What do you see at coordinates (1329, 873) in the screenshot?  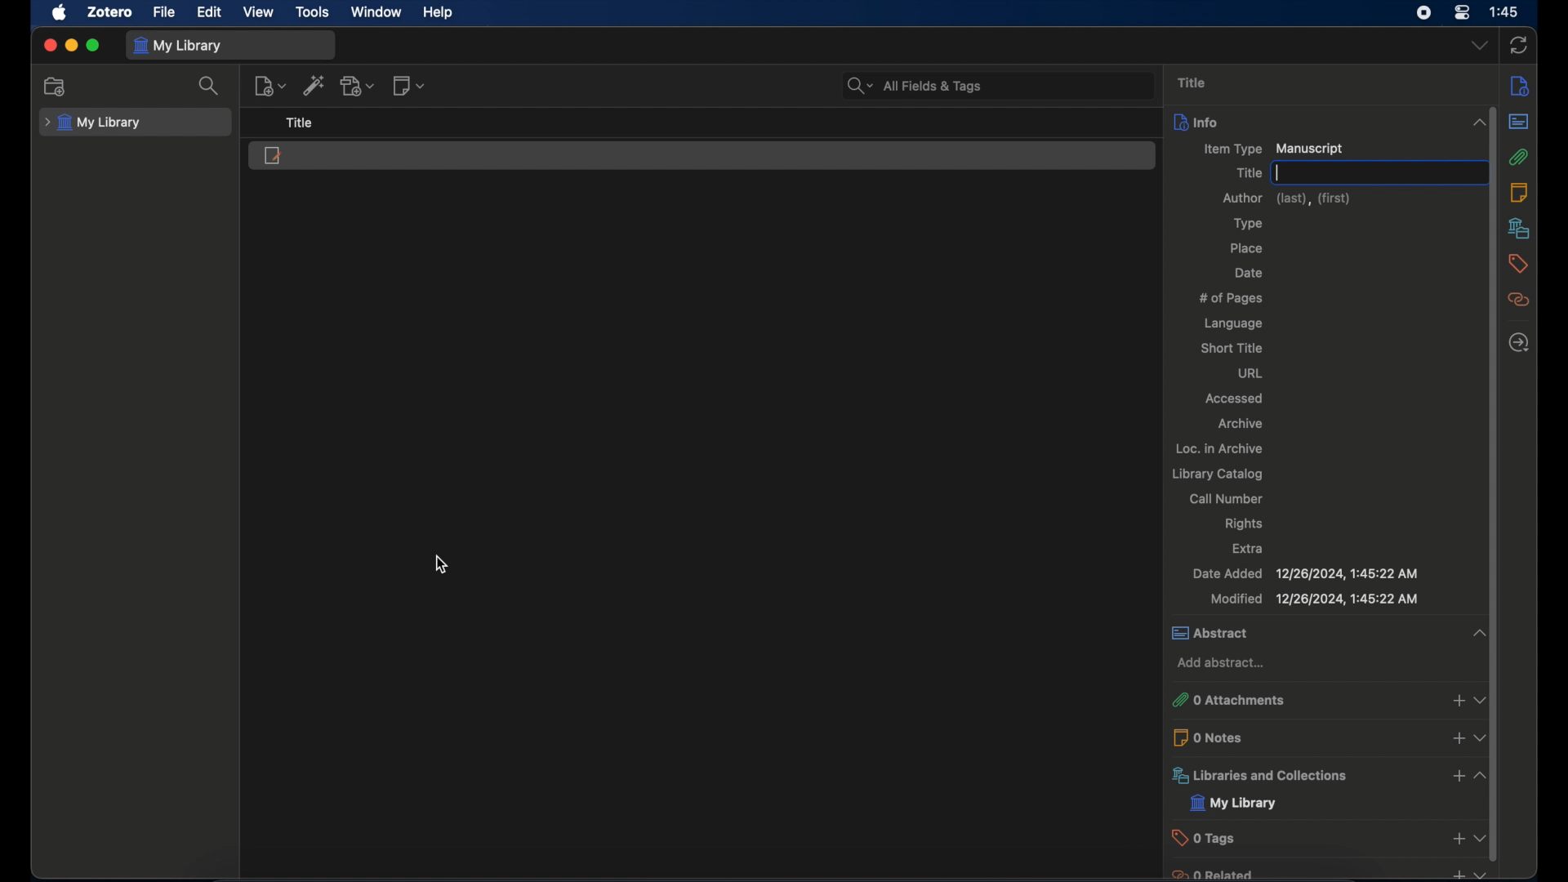 I see `0 related` at bounding box center [1329, 873].